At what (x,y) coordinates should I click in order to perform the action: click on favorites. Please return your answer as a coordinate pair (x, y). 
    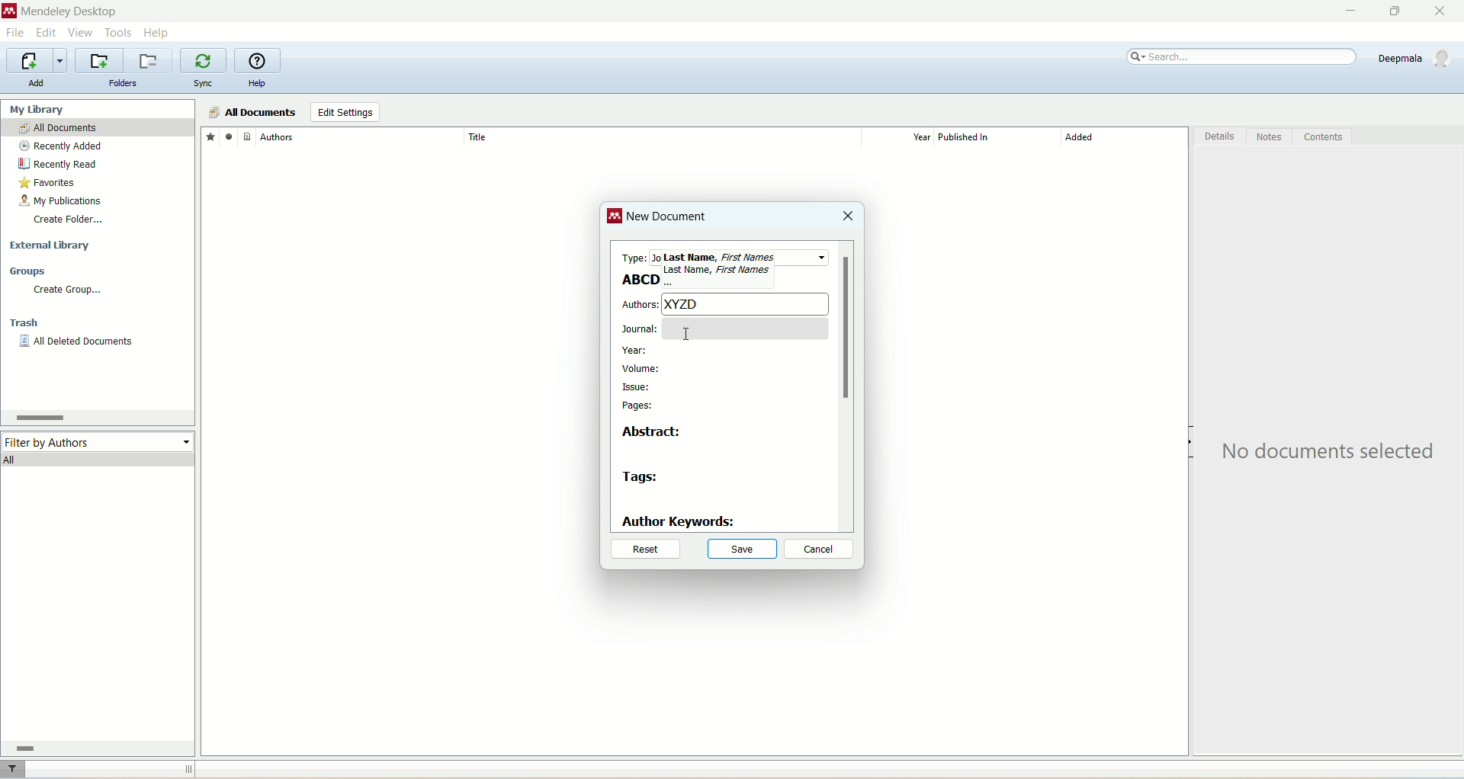
    Looking at the image, I should click on (210, 136).